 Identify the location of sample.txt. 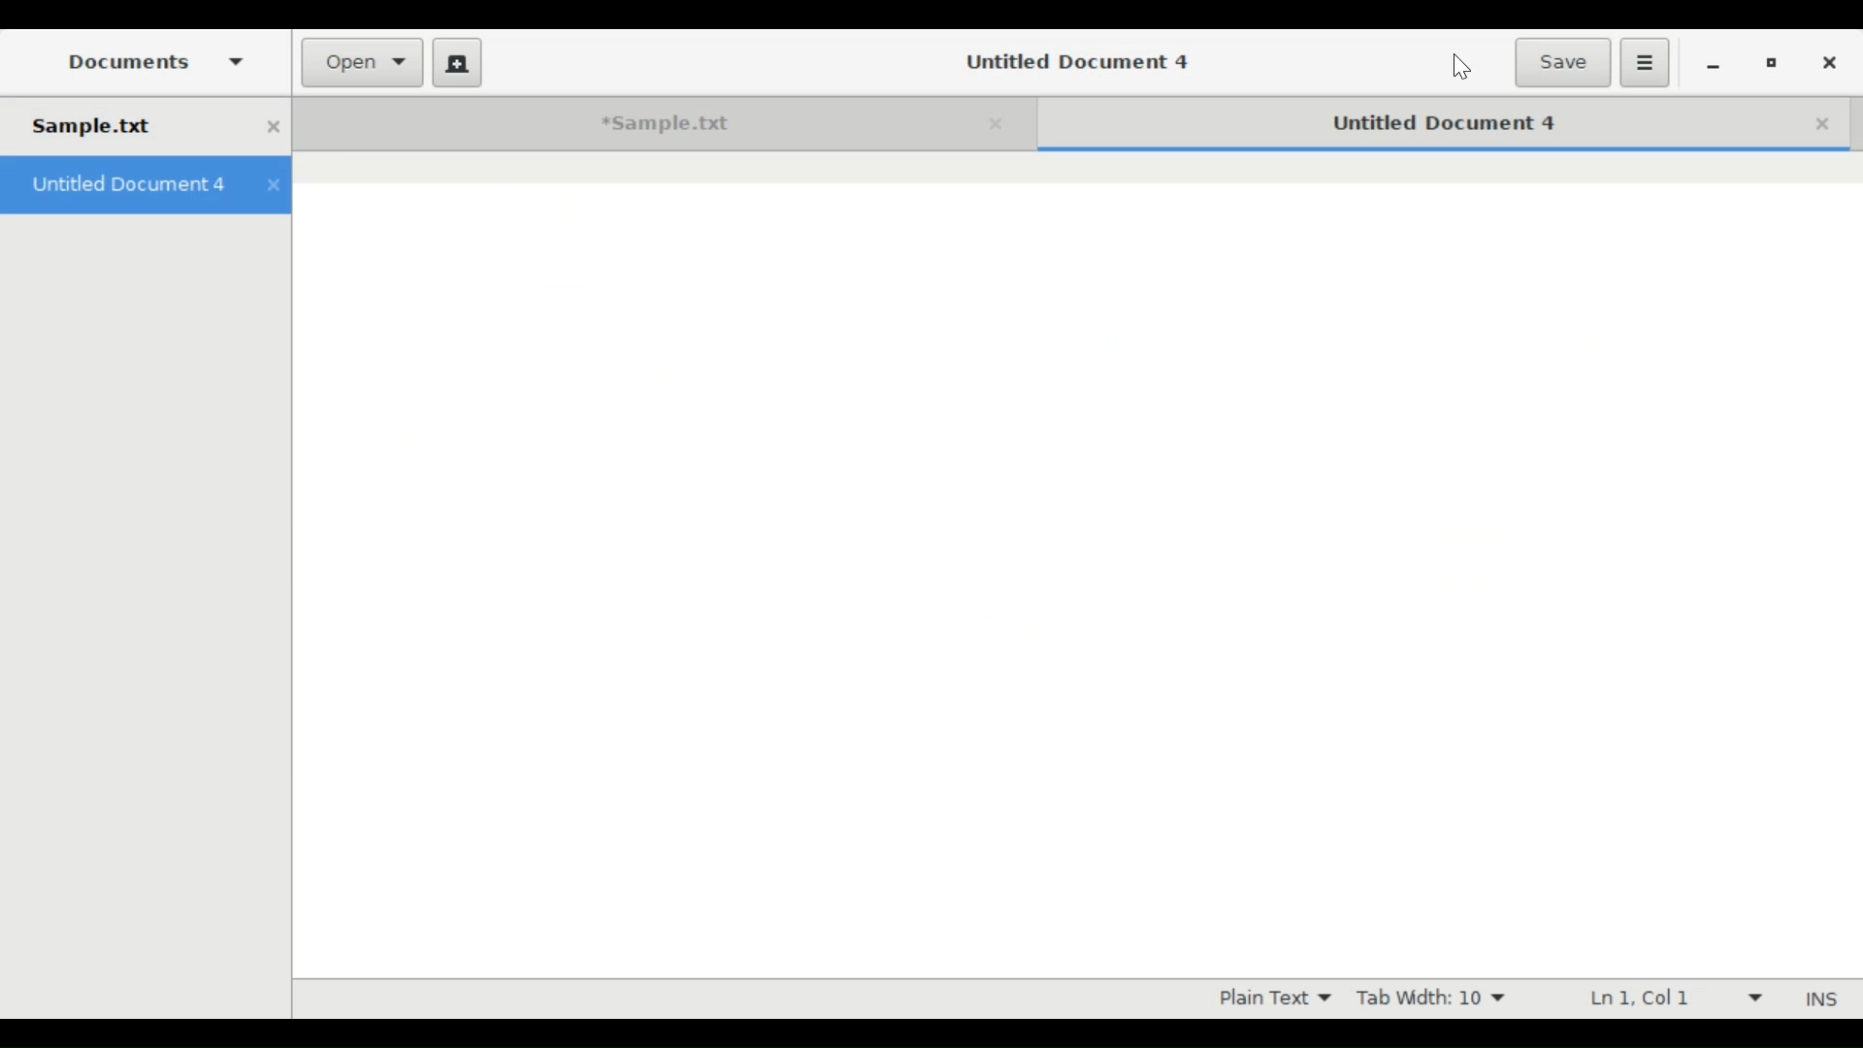
(126, 126).